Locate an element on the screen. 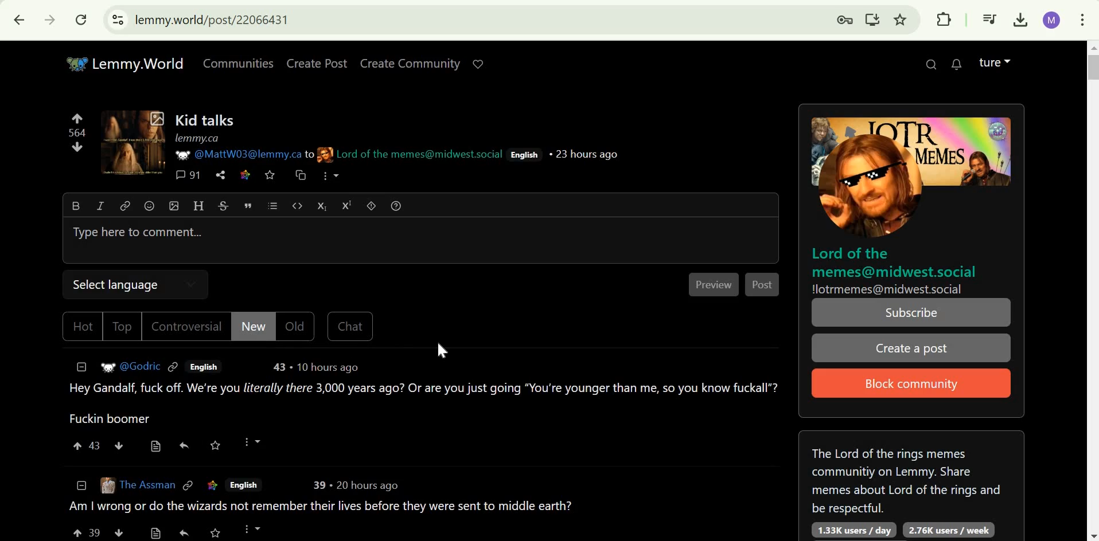 Image resolution: width=1099 pixels, height=541 pixels. spoiler is located at coordinates (371, 205).